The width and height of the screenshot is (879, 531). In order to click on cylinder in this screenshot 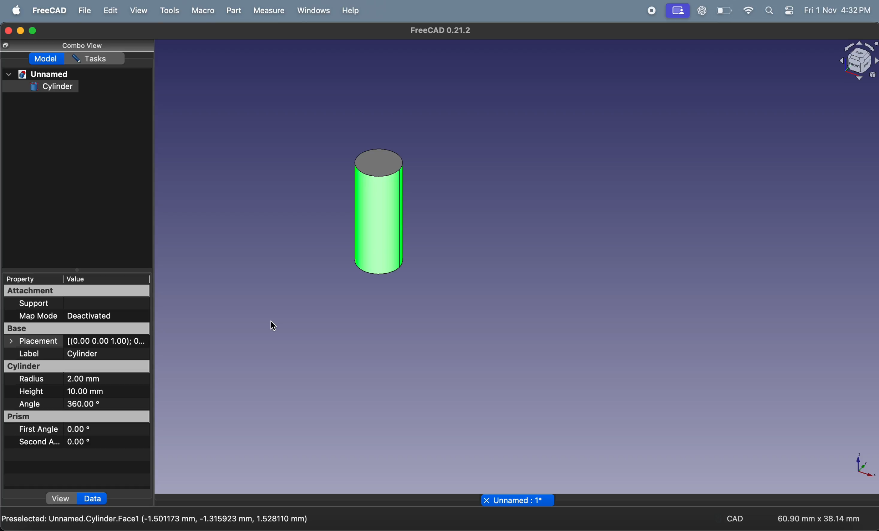, I will do `click(379, 212)`.